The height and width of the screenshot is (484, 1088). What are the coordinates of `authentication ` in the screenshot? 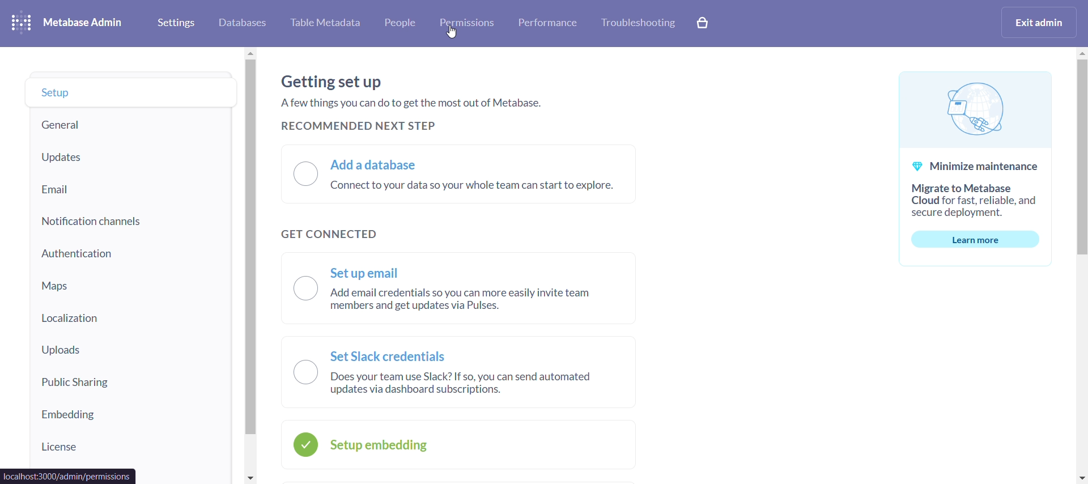 It's located at (128, 253).